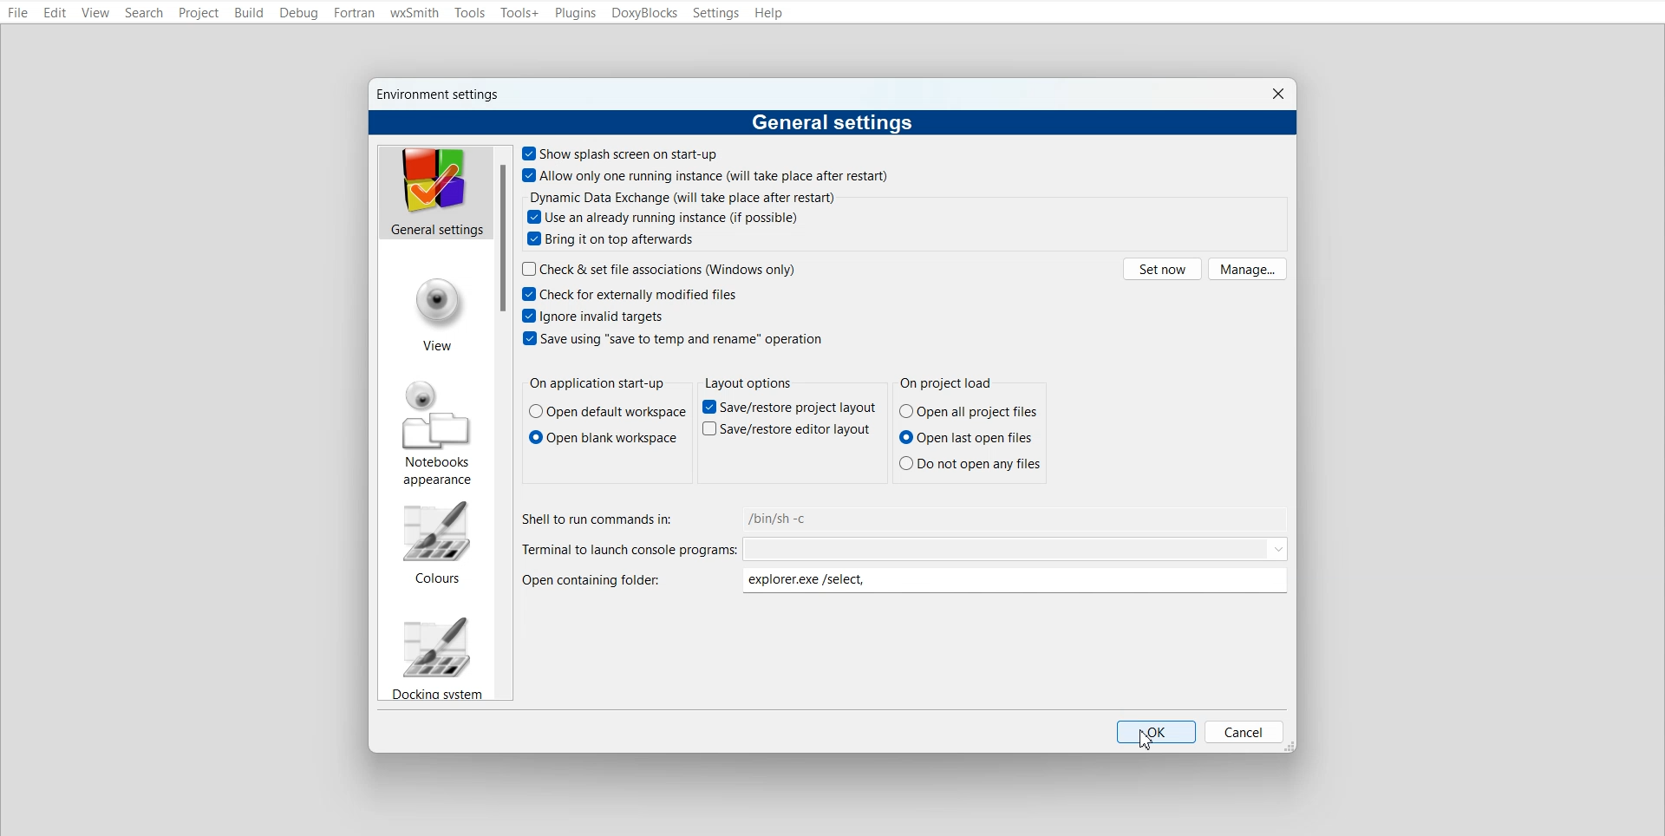  Describe the element at coordinates (354, 13) in the screenshot. I see `Fortran` at that location.